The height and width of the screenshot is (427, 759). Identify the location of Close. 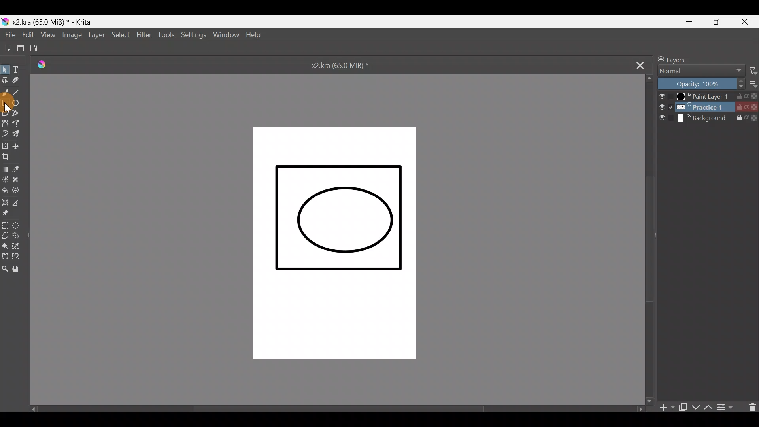
(748, 21).